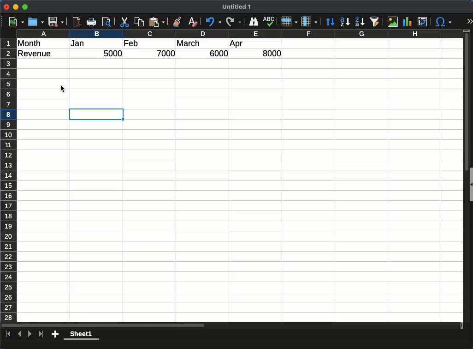 Image resolution: width=473 pixels, height=349 pixels. What do you see at coordinates (19, 334) in the screenshot?
I see `previous sheet` at bounding box center [19, 334].